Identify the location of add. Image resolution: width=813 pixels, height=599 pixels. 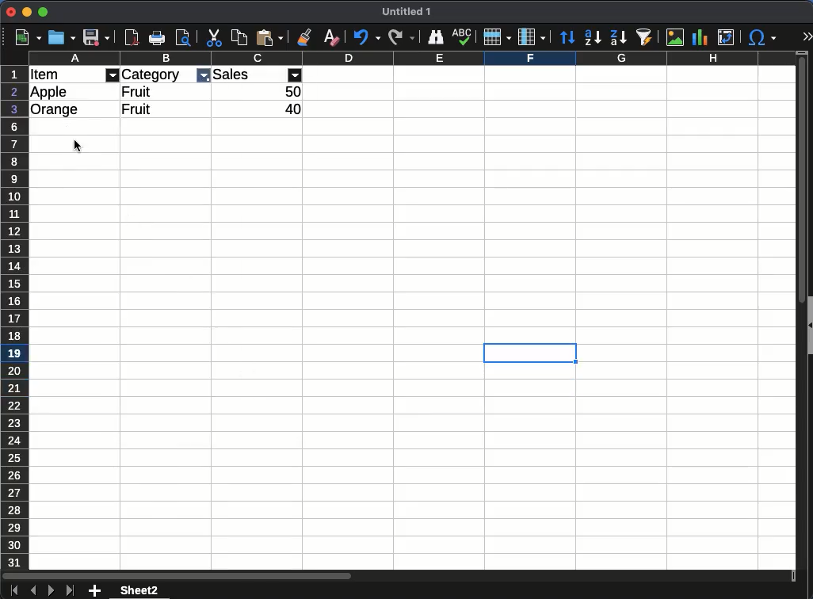
(94, 591).